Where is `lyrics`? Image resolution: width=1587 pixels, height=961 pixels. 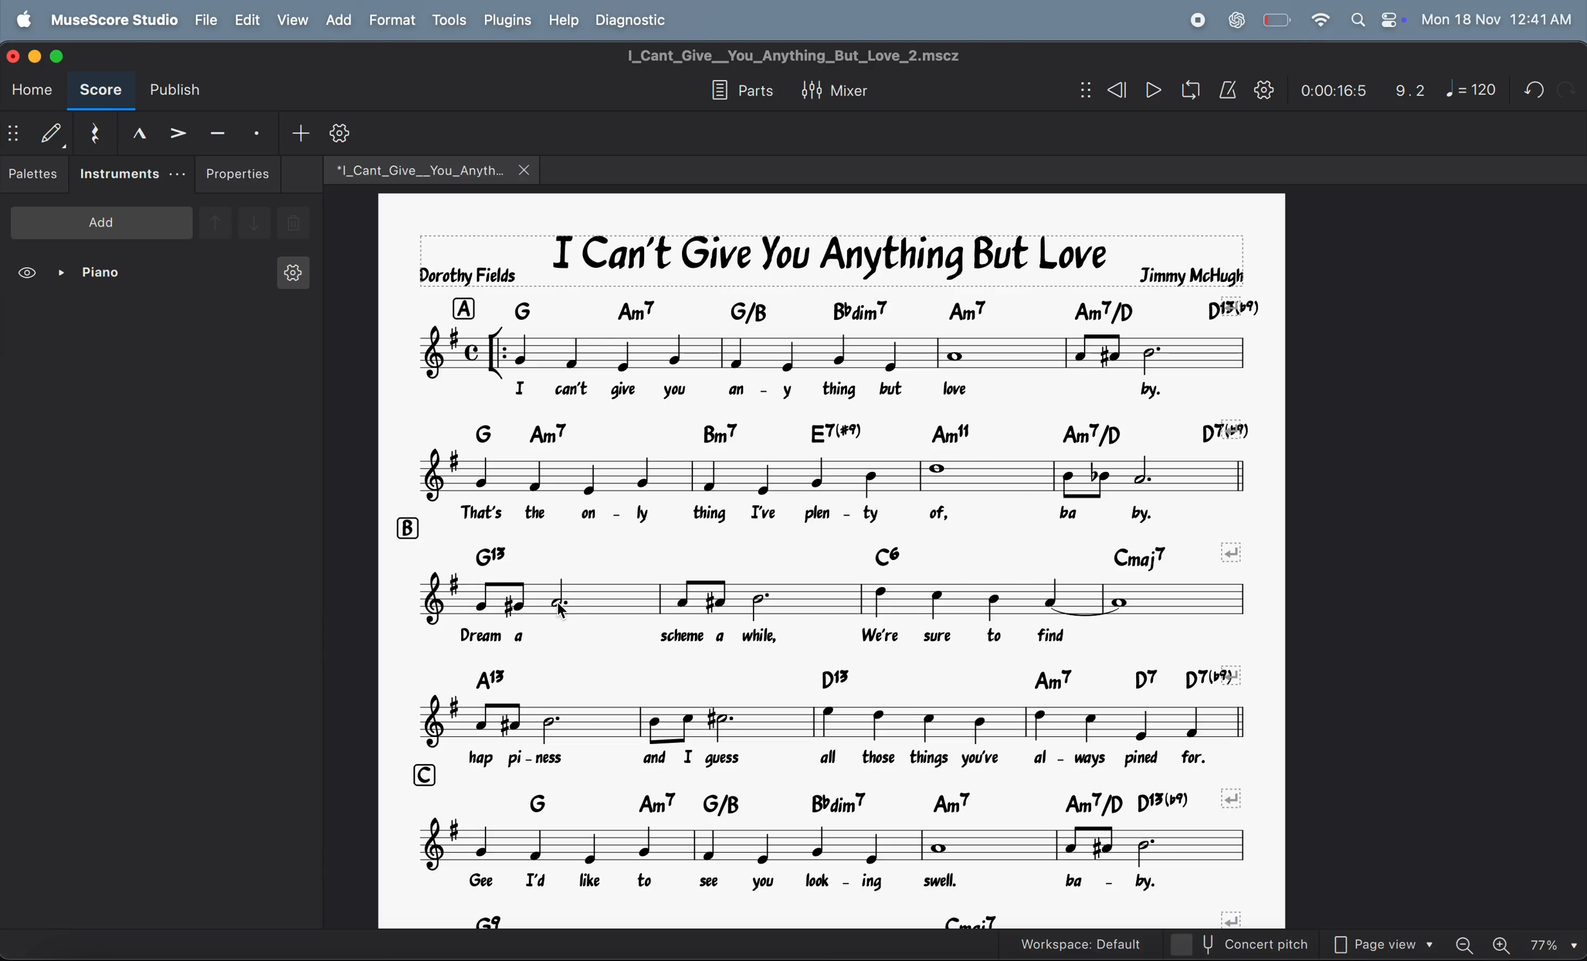 lyrics is located at coordinates (857, 392).